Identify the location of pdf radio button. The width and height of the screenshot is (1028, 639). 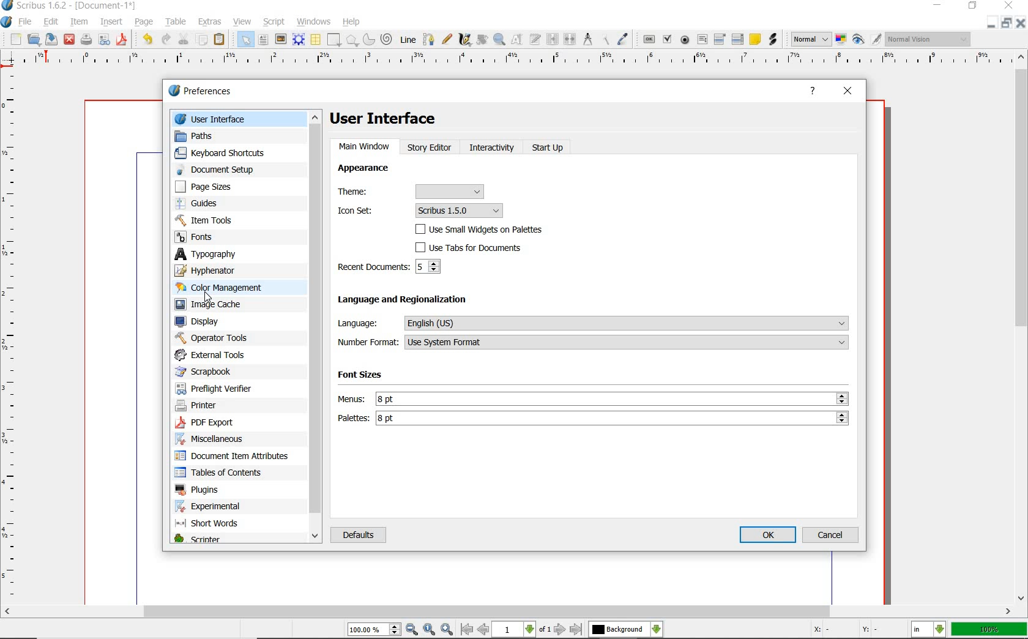
(685, 40).